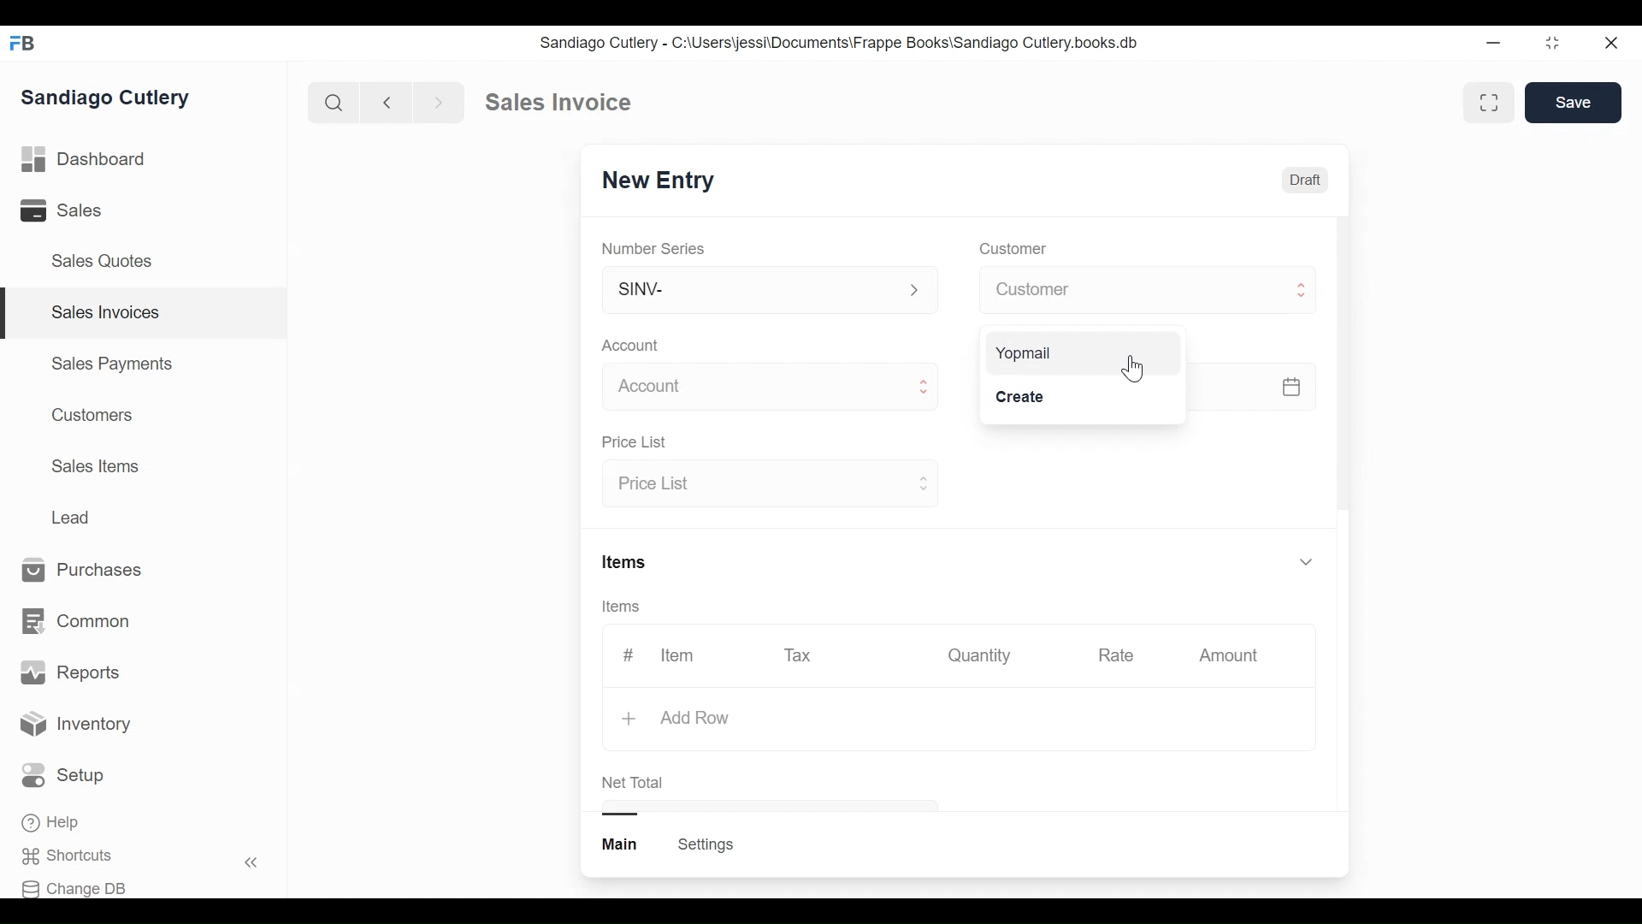 The height and width of the screenshot is (924, 1642). What do you see at coordinates (108, 262) in the screenshot?
I see `Sales Quotes` at bounding box center [108, 262].